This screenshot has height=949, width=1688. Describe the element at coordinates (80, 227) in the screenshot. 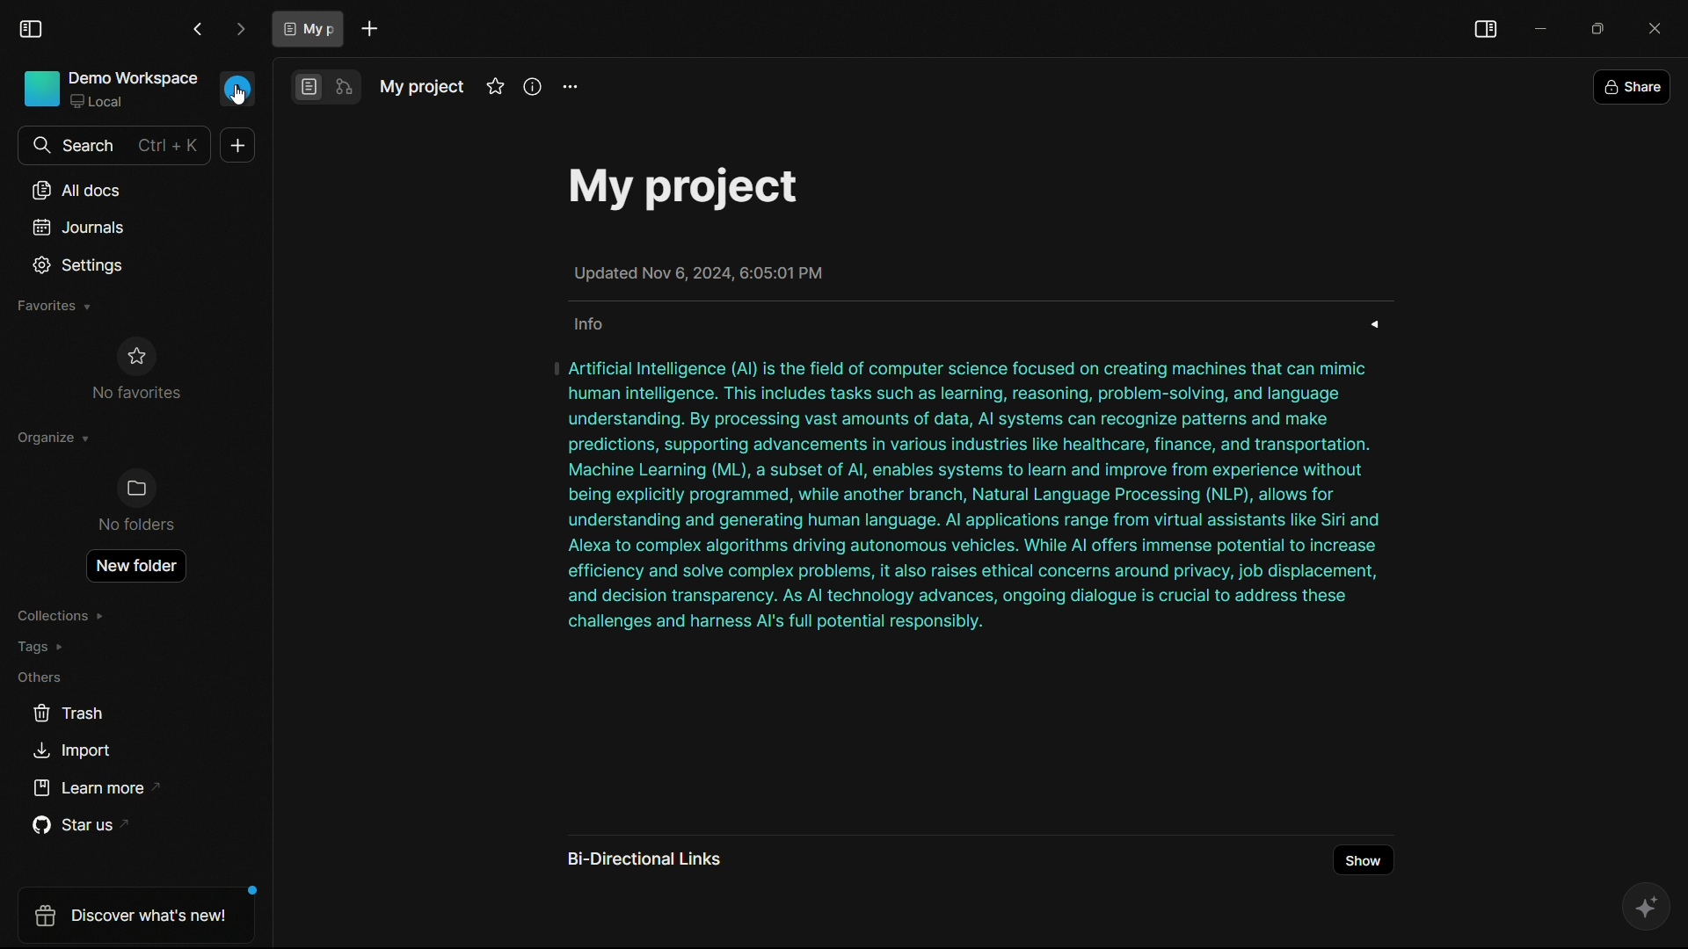

I see `journals` at that location.